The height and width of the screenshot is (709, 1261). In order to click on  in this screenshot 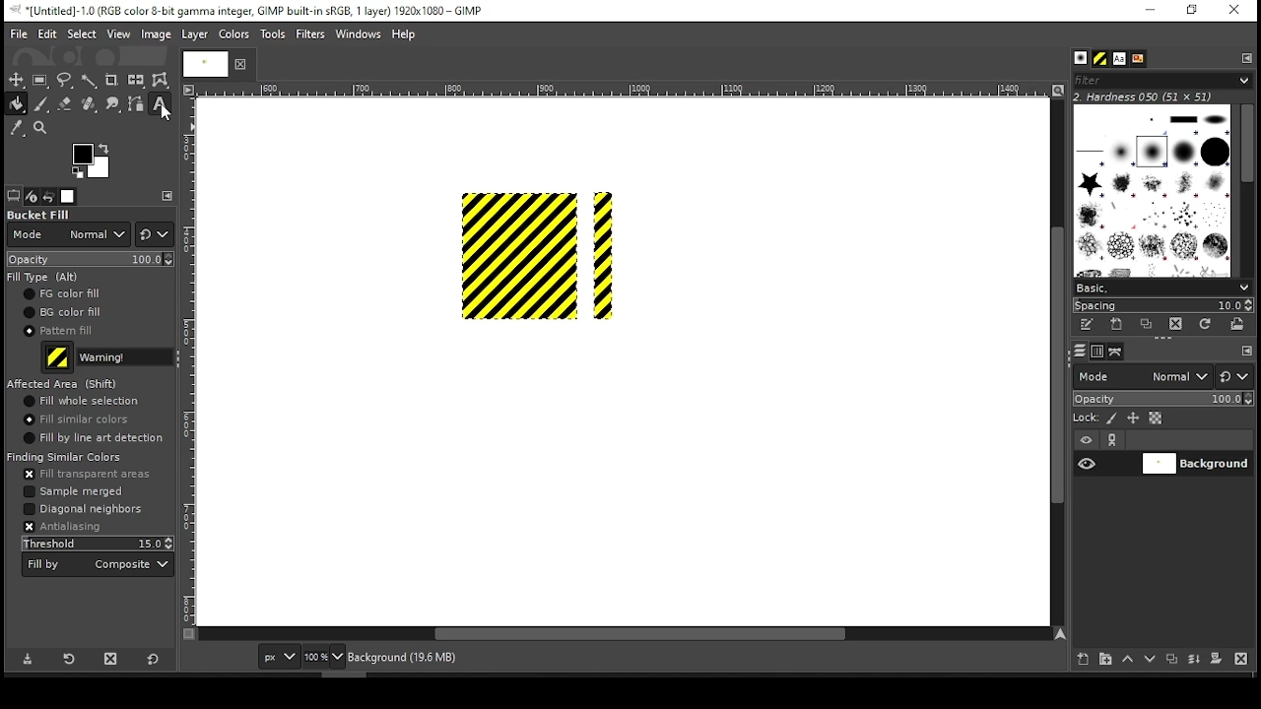, I will do `click(190, 361)`.